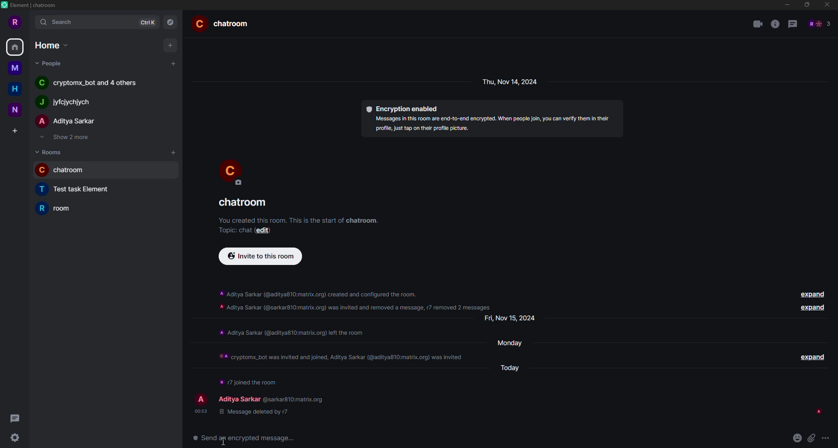  Describe the element at coordinates (200, 399) in the screenshot. I see `profile` at that location.